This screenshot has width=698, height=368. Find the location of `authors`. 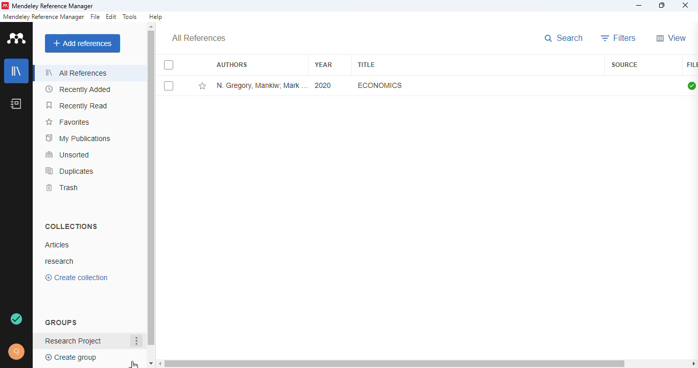

authors is located at coordinates (232, 64).